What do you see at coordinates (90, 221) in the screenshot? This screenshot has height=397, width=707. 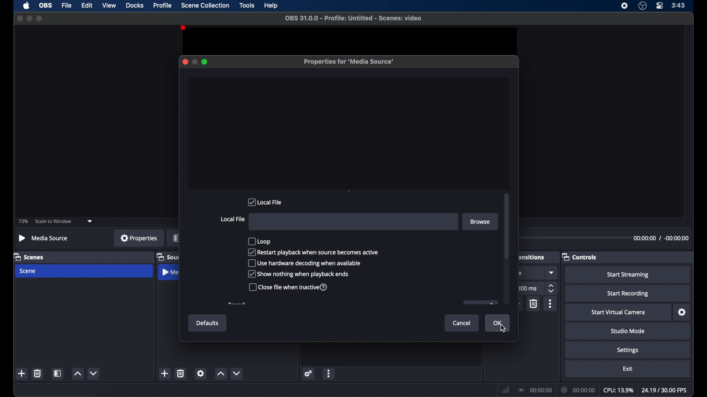 I see `dropdown` at bounding box center [90, 221].